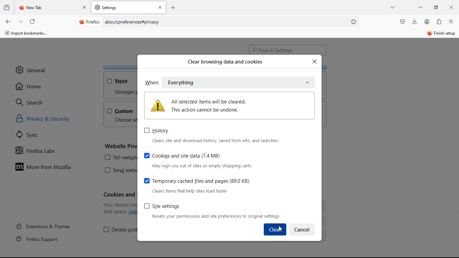  I want to click on preferences, so click(354, 21).